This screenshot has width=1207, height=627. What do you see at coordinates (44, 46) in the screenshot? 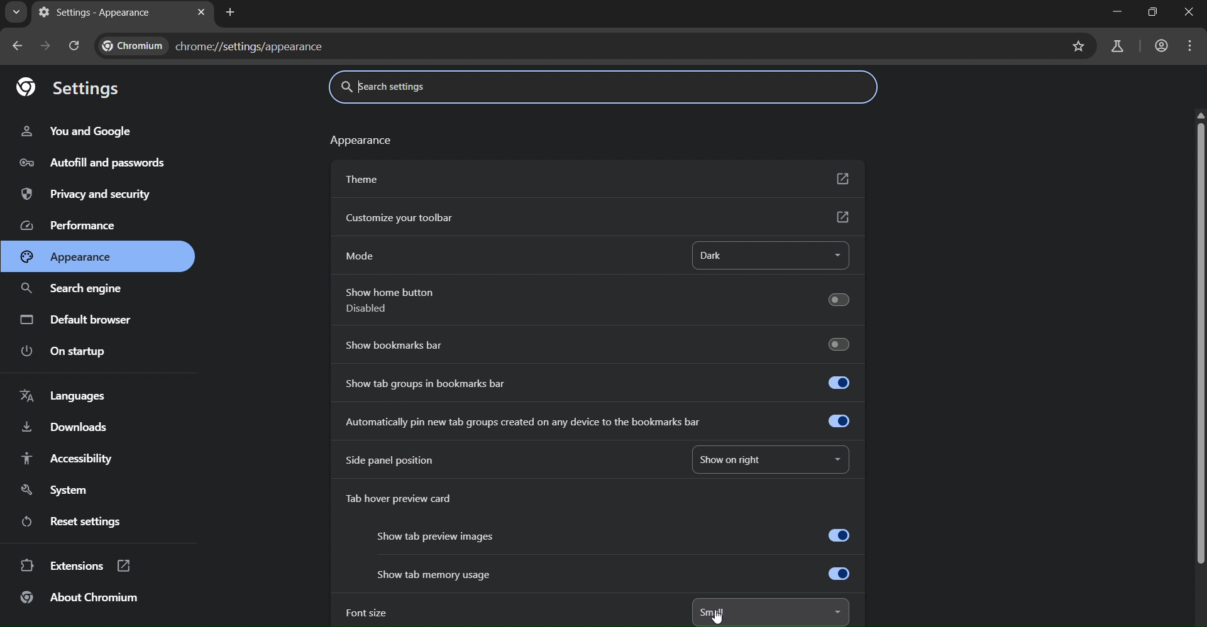
I see `go forward one page` at bounding box center [44, 46].